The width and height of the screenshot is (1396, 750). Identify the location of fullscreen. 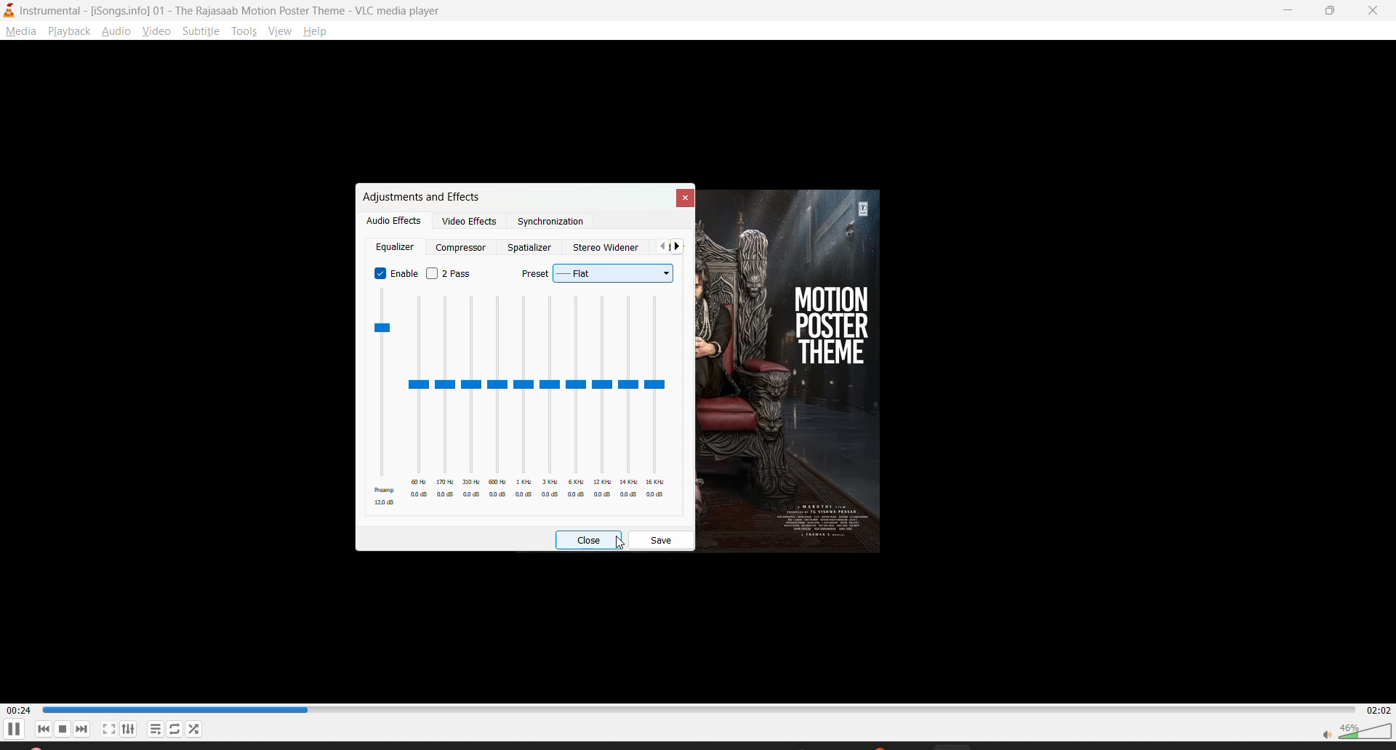
(109, 729).